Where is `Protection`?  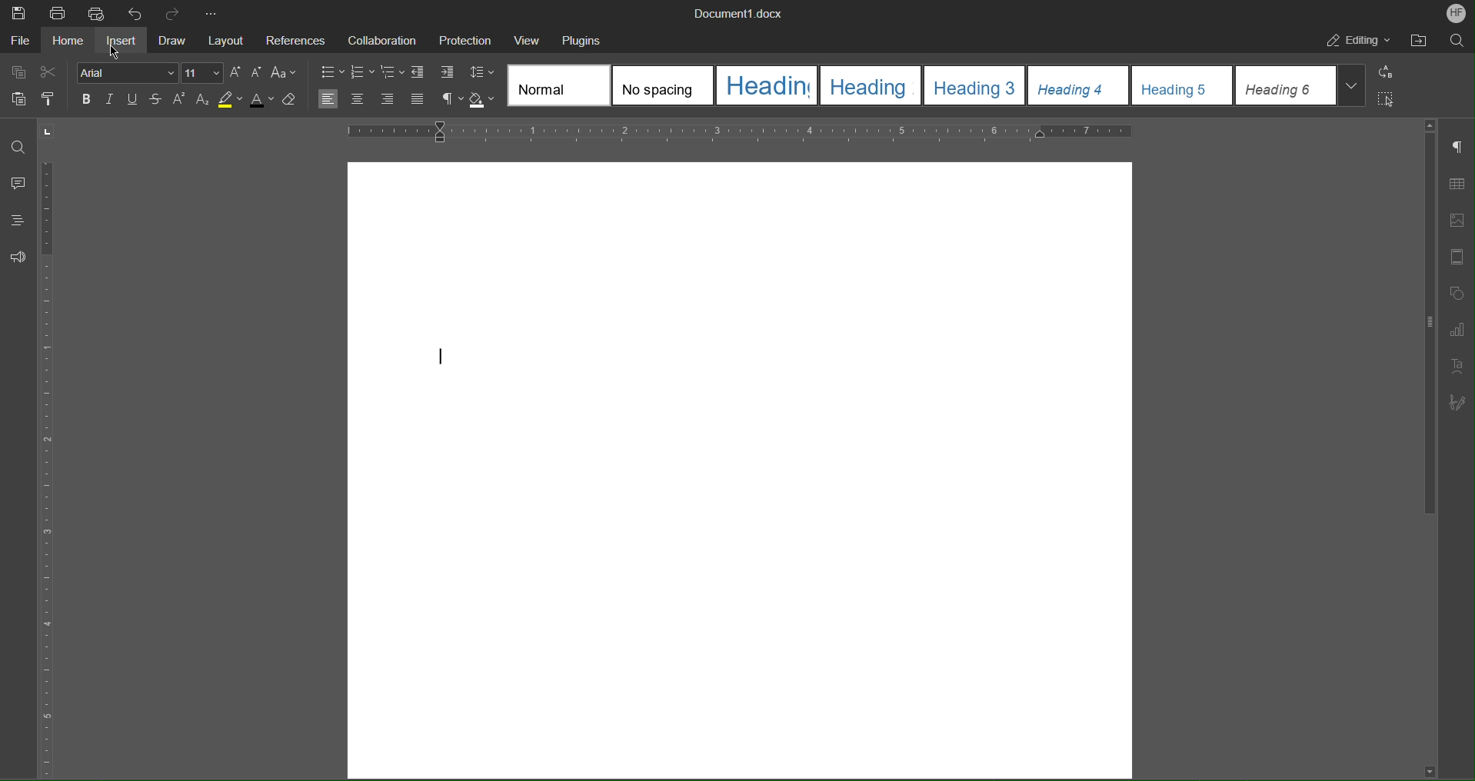
Protection is located at coordinates (460, 37).